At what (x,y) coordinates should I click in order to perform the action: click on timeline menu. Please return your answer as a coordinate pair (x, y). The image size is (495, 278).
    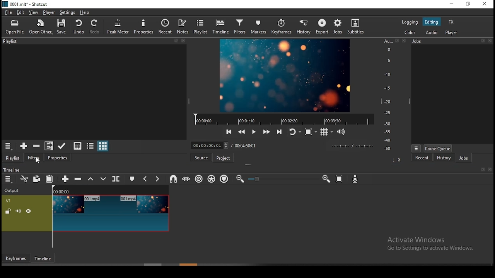
    Looking at the image, I should click on (9, 179).